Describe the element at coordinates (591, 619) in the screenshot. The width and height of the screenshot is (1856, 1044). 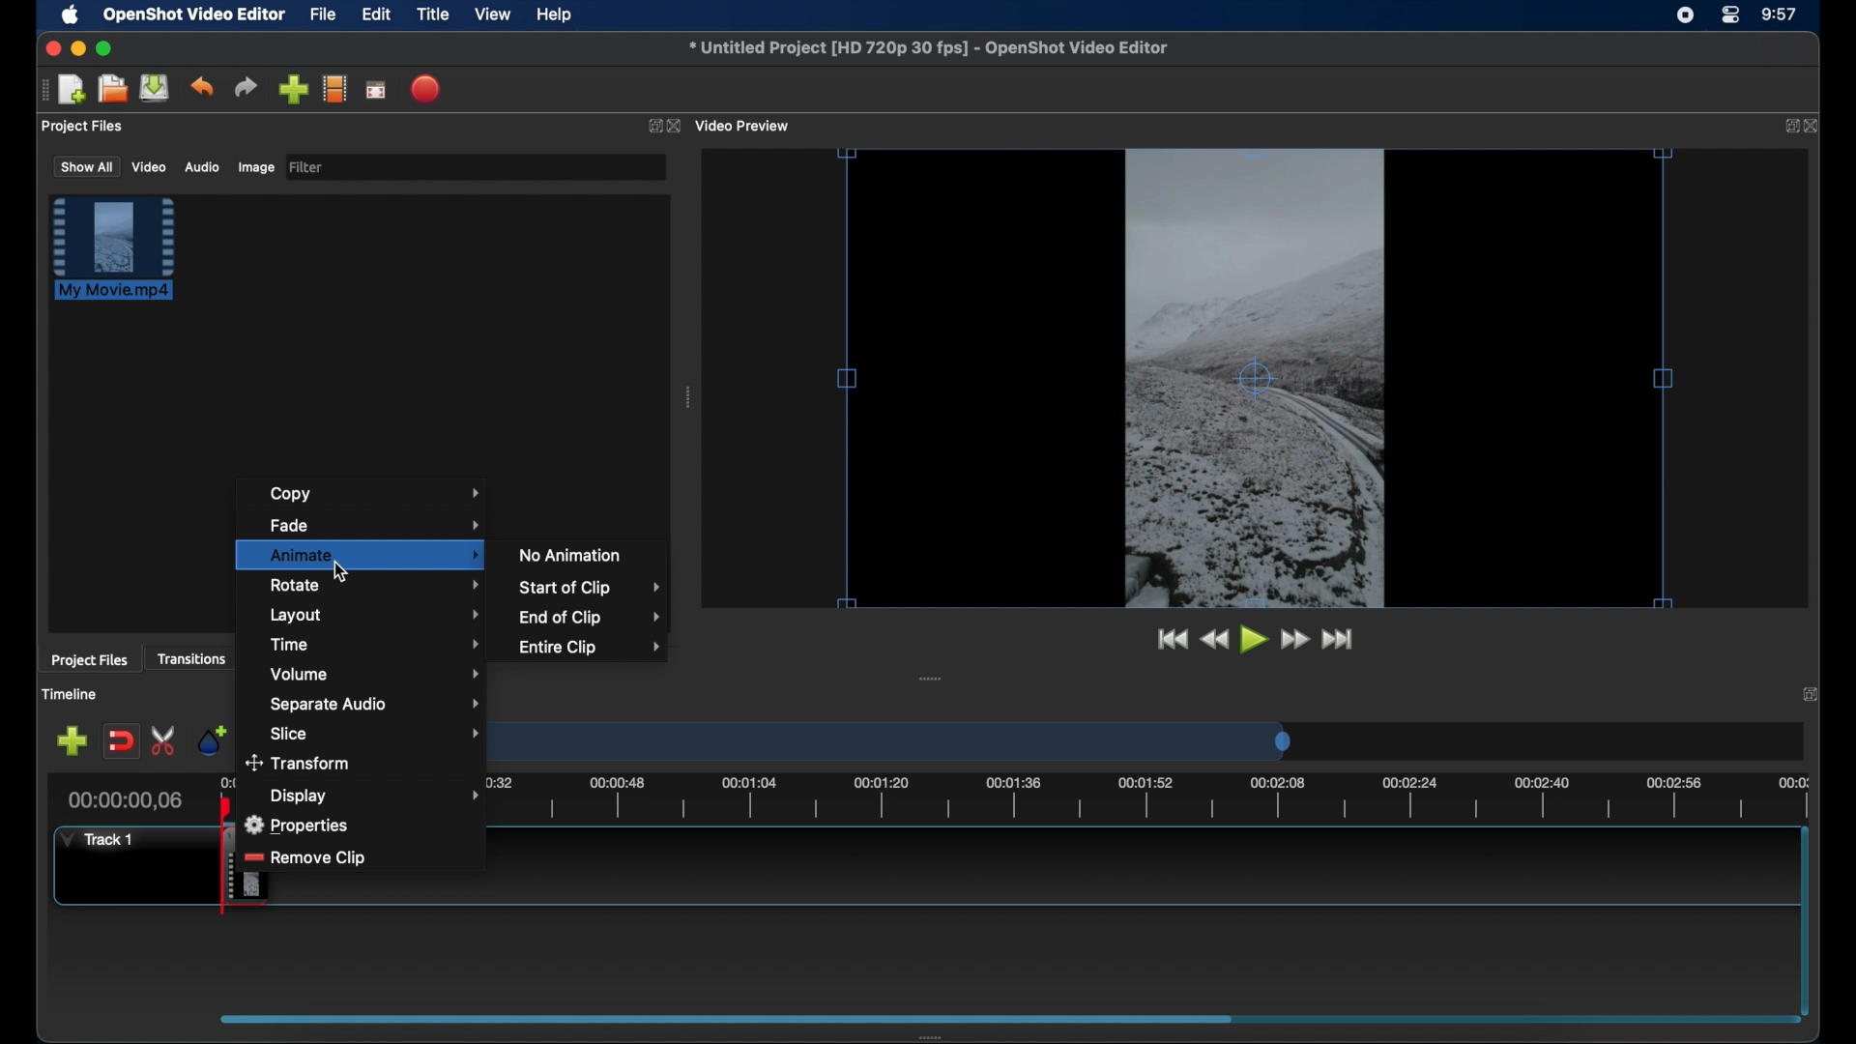
I see `end of clip menu` at that location.